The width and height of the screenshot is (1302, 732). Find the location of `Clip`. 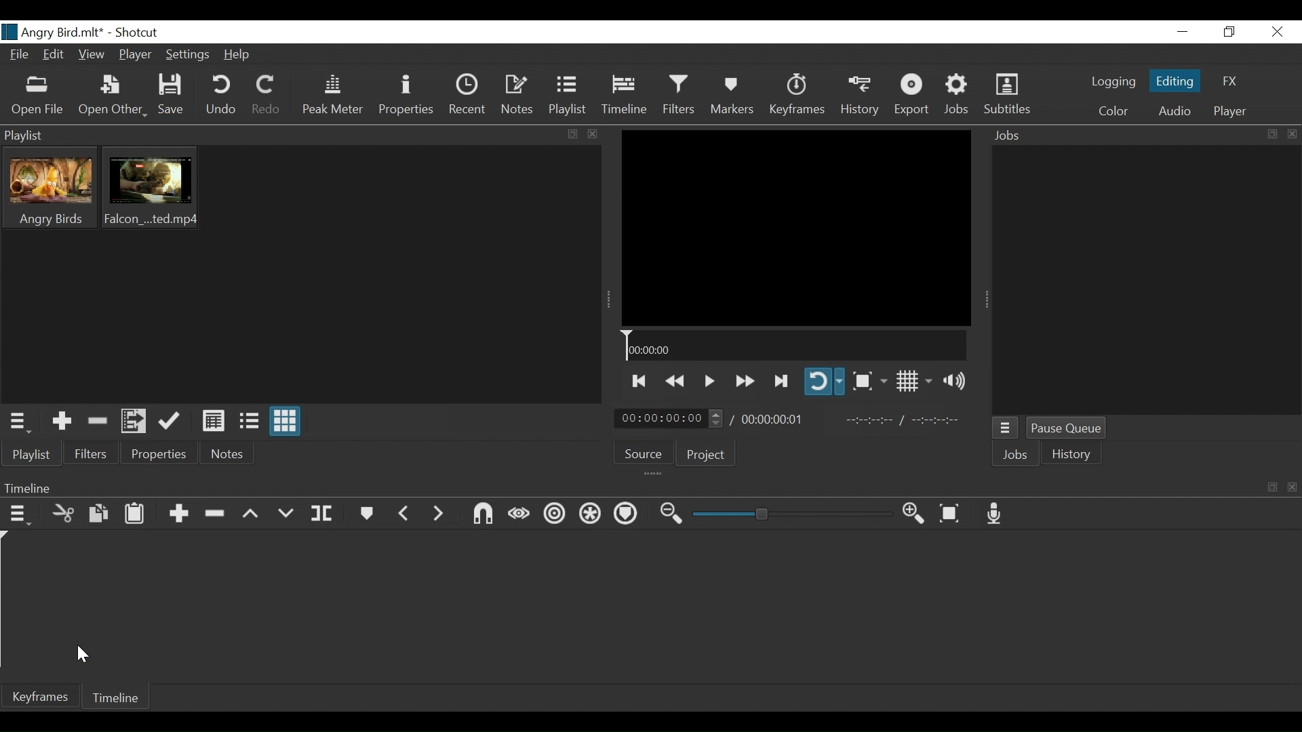

Clip is located at coordinates (151, 189).